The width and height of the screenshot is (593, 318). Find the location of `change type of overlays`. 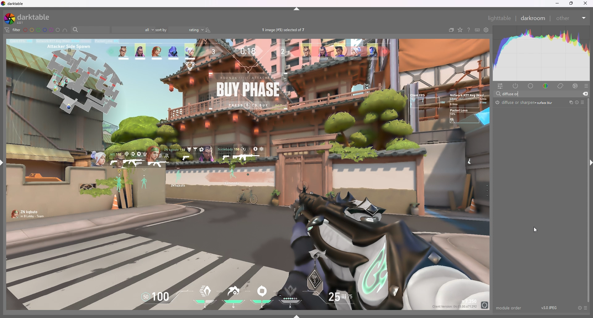

change type of overlays is located at coordinates (461, 30).